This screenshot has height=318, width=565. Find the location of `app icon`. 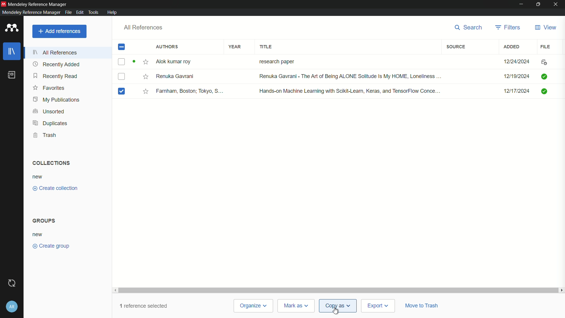

app icon is located at coordinates (4, 4).